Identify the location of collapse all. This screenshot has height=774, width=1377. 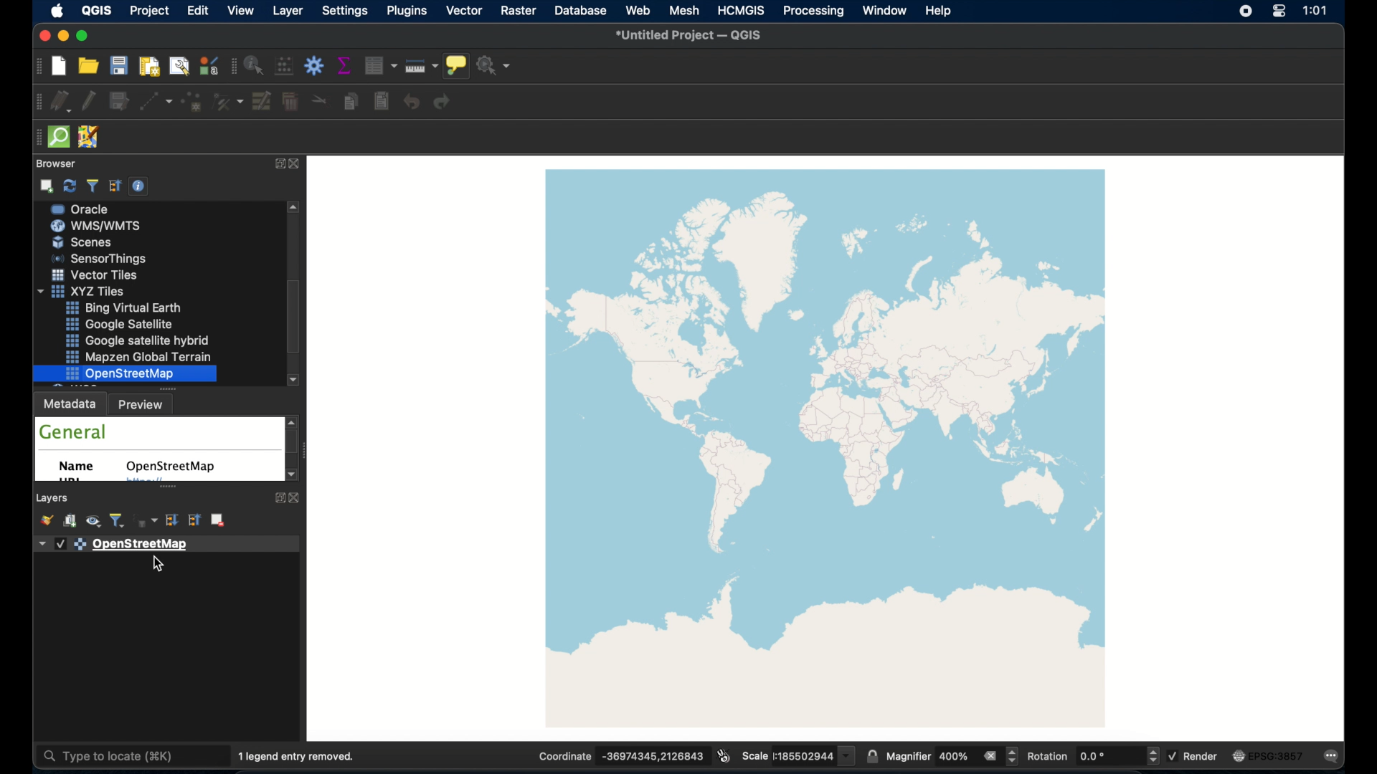
(194, 520).